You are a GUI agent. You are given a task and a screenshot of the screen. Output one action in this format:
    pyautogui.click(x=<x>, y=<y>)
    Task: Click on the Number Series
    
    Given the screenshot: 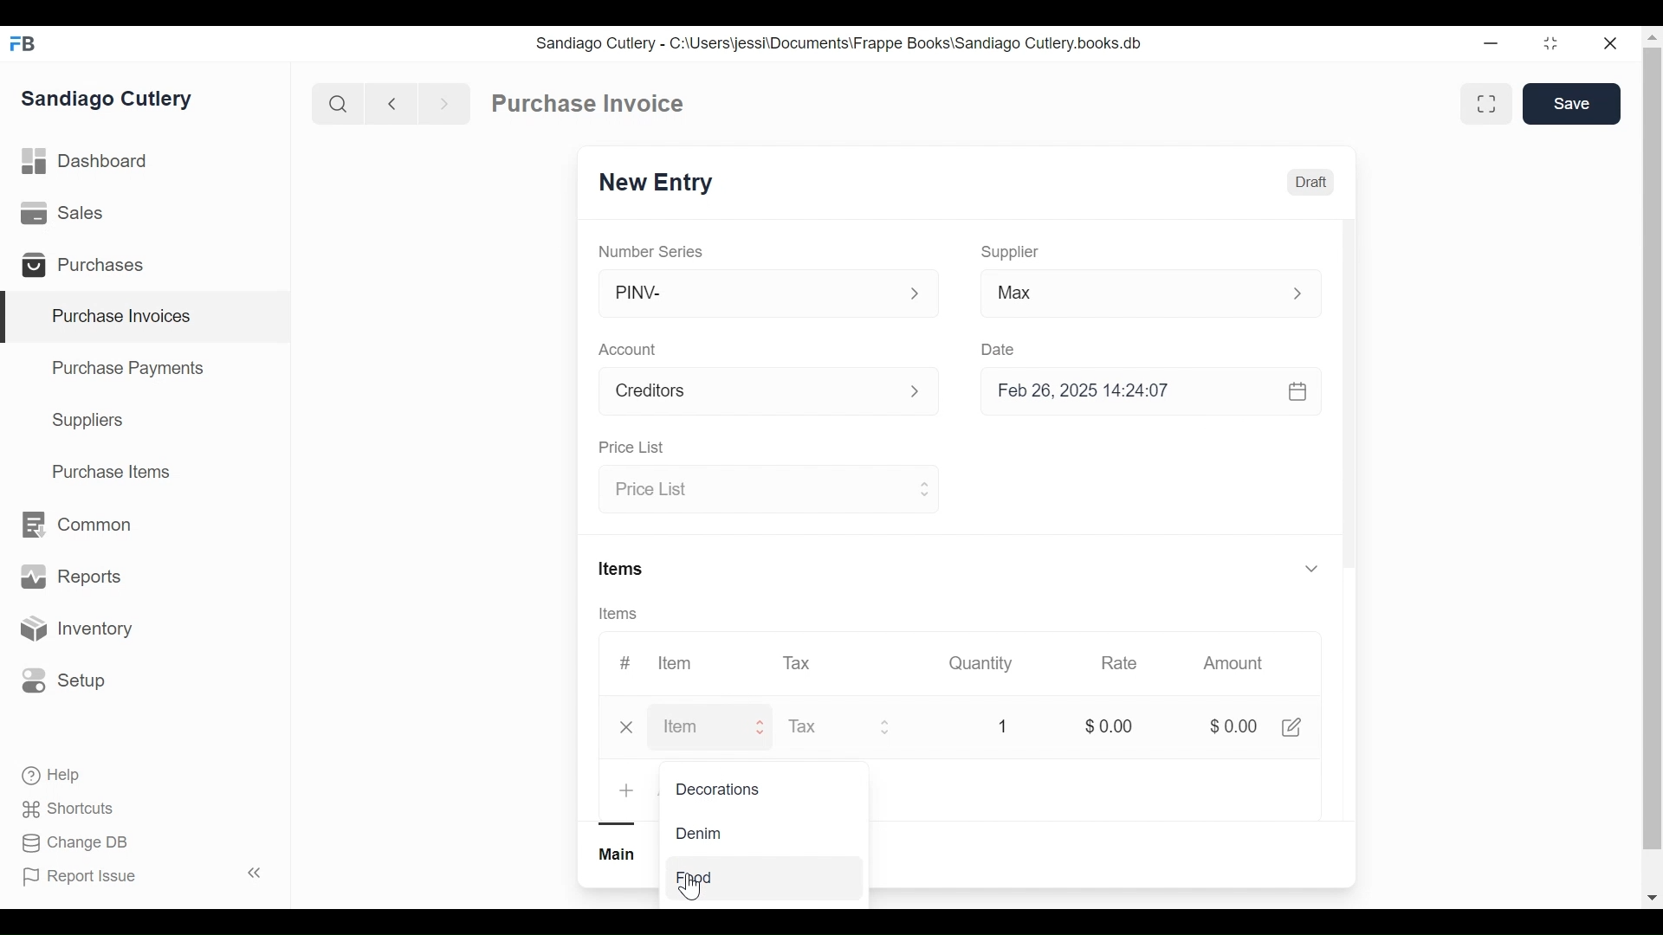 What is the action you would take?
    pyautogui.click(x=653, y=251)
    